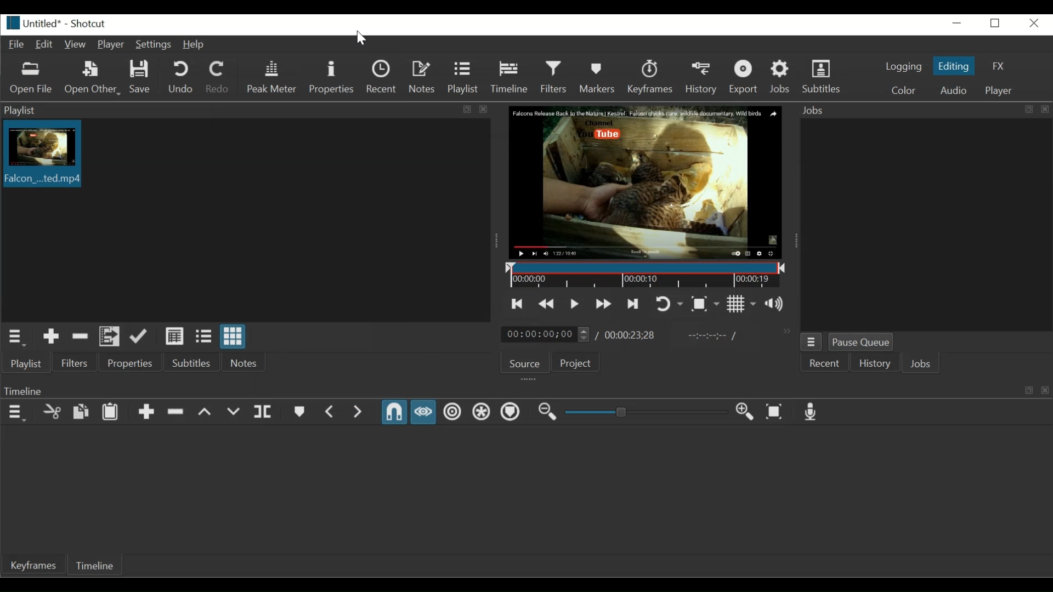  I want to click on /00:00:23:28(Total Duration), so click(627, 333).